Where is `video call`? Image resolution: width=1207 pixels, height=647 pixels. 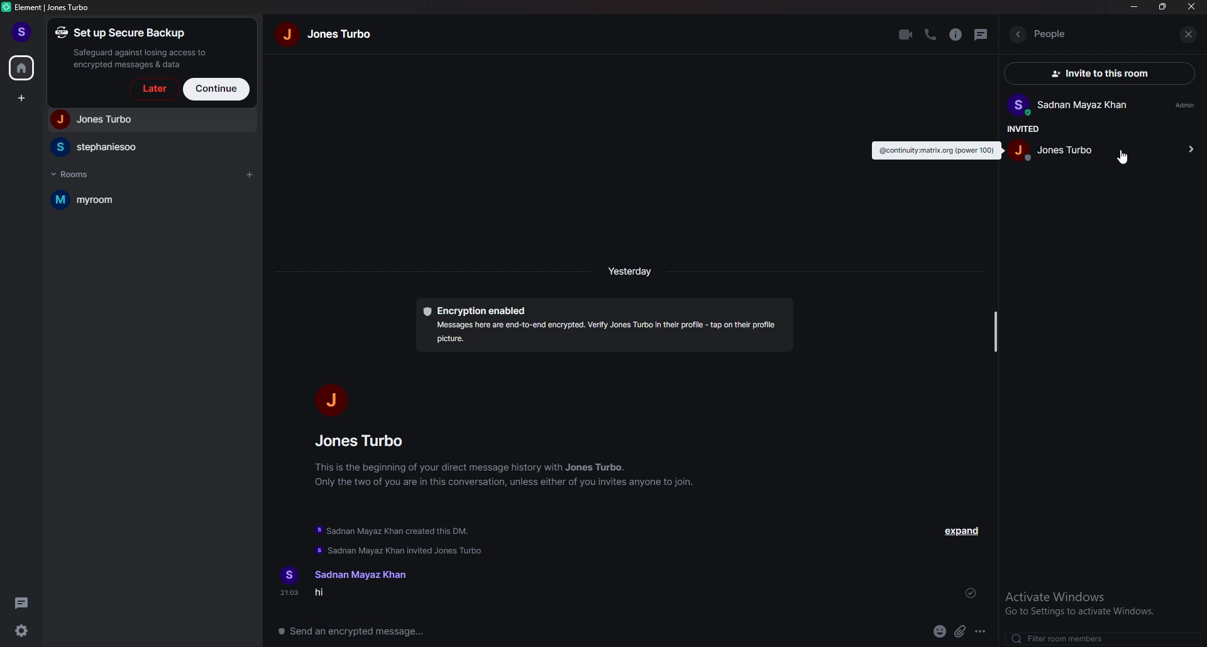
video call is located at coordinates (905, 35).